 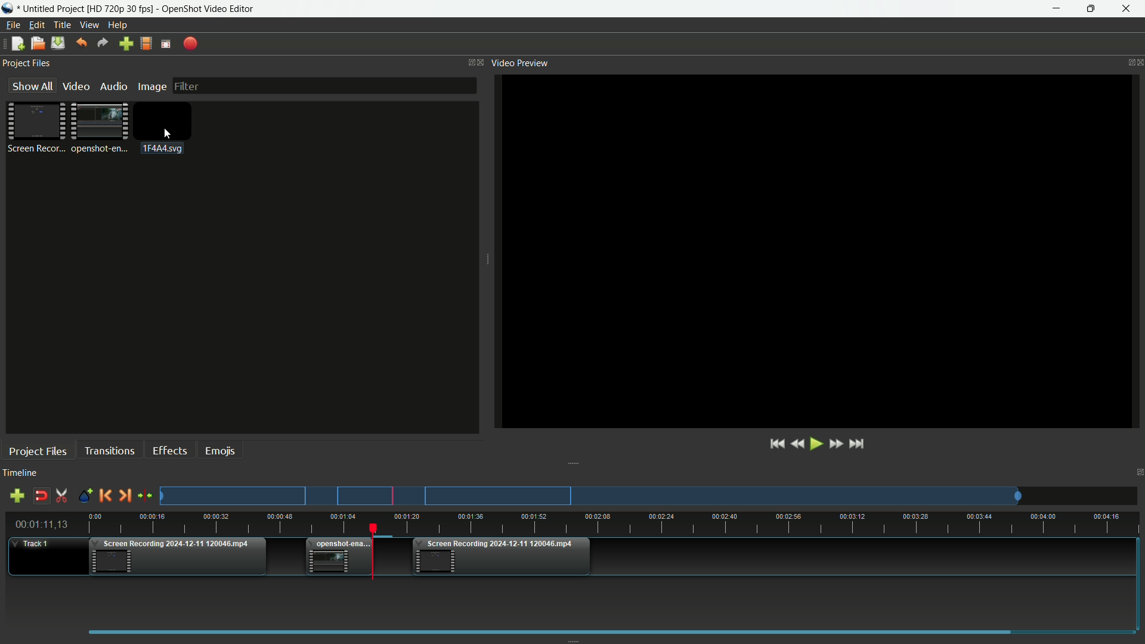 I want to click on Quick play forward, so click(x=835, y=444).